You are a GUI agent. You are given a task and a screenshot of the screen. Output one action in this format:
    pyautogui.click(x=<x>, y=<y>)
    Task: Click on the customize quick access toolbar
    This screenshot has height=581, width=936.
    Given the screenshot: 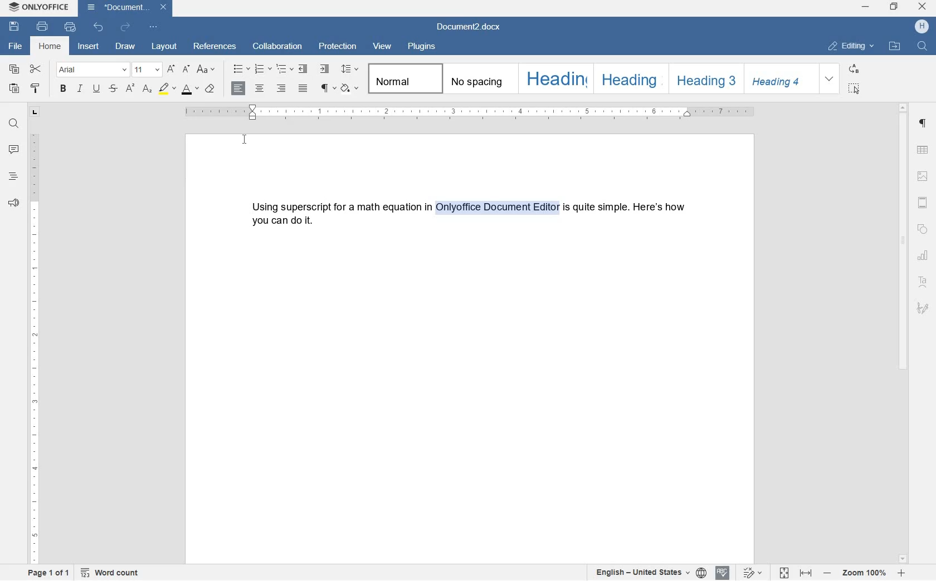 What is the action you would take?
    pyautogui.click(x=152, y=27)
    